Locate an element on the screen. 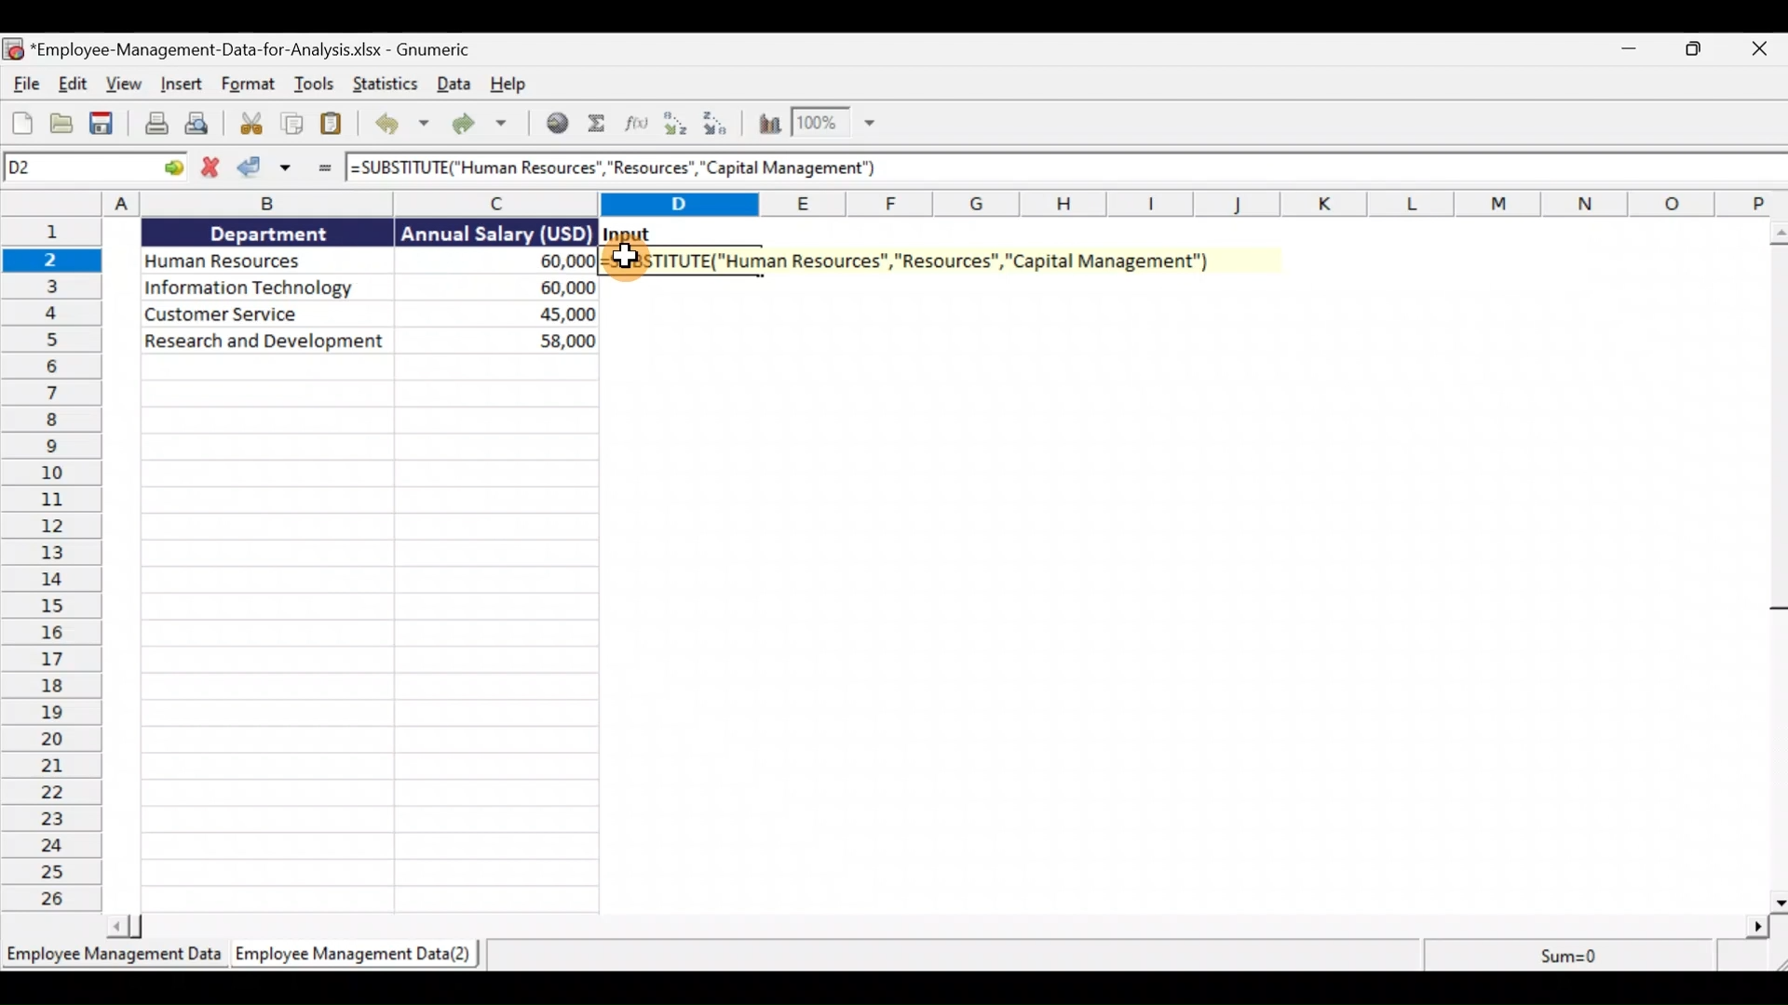  Columns is located at coordinates (898, 206).